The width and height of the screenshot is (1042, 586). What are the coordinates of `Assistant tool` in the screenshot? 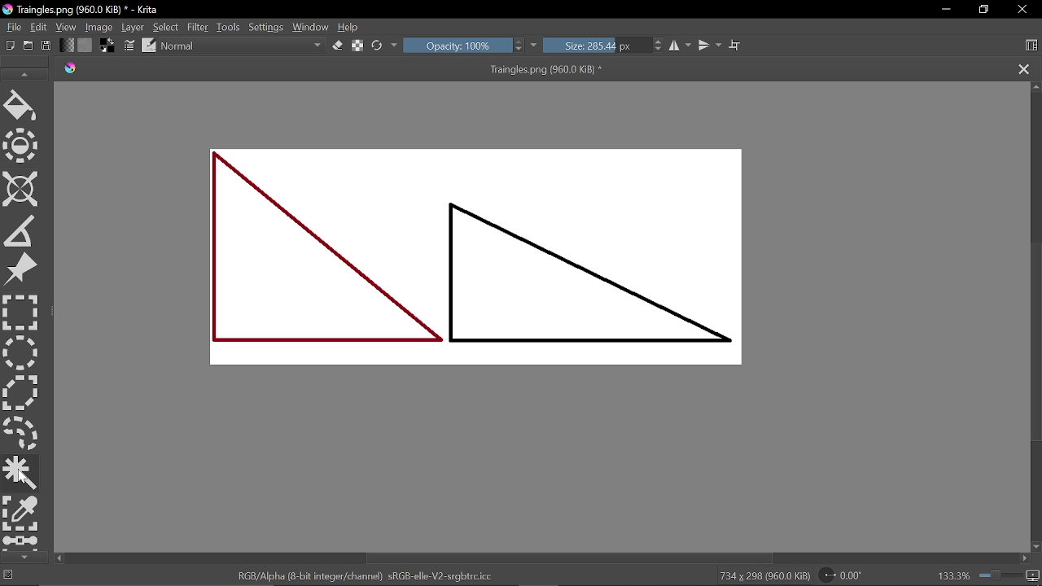 It's located at (20, 190).